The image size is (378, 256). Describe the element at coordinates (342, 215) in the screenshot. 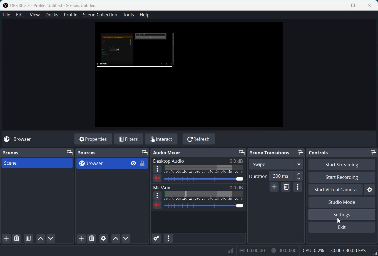

I see `Settings` at that location.